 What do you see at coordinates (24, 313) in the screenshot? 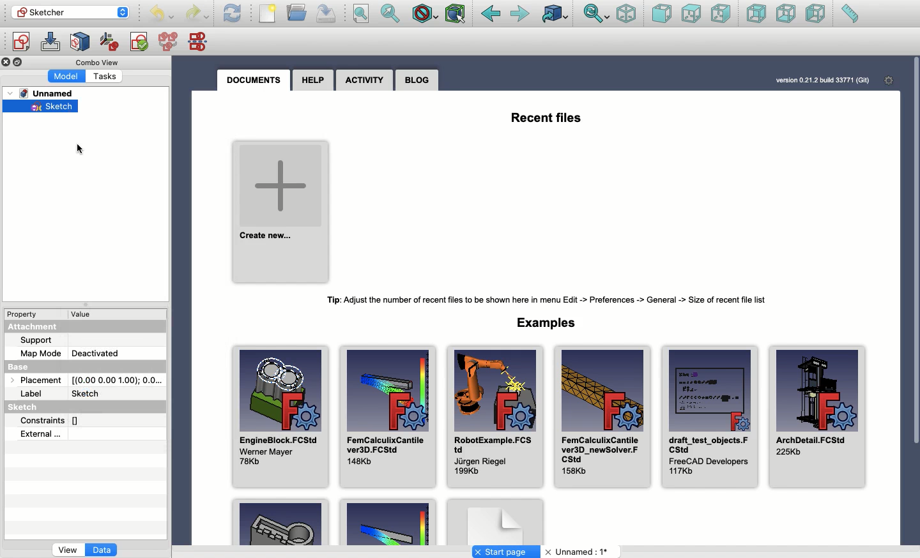
I see `Property` at bounding box center [24, 313].